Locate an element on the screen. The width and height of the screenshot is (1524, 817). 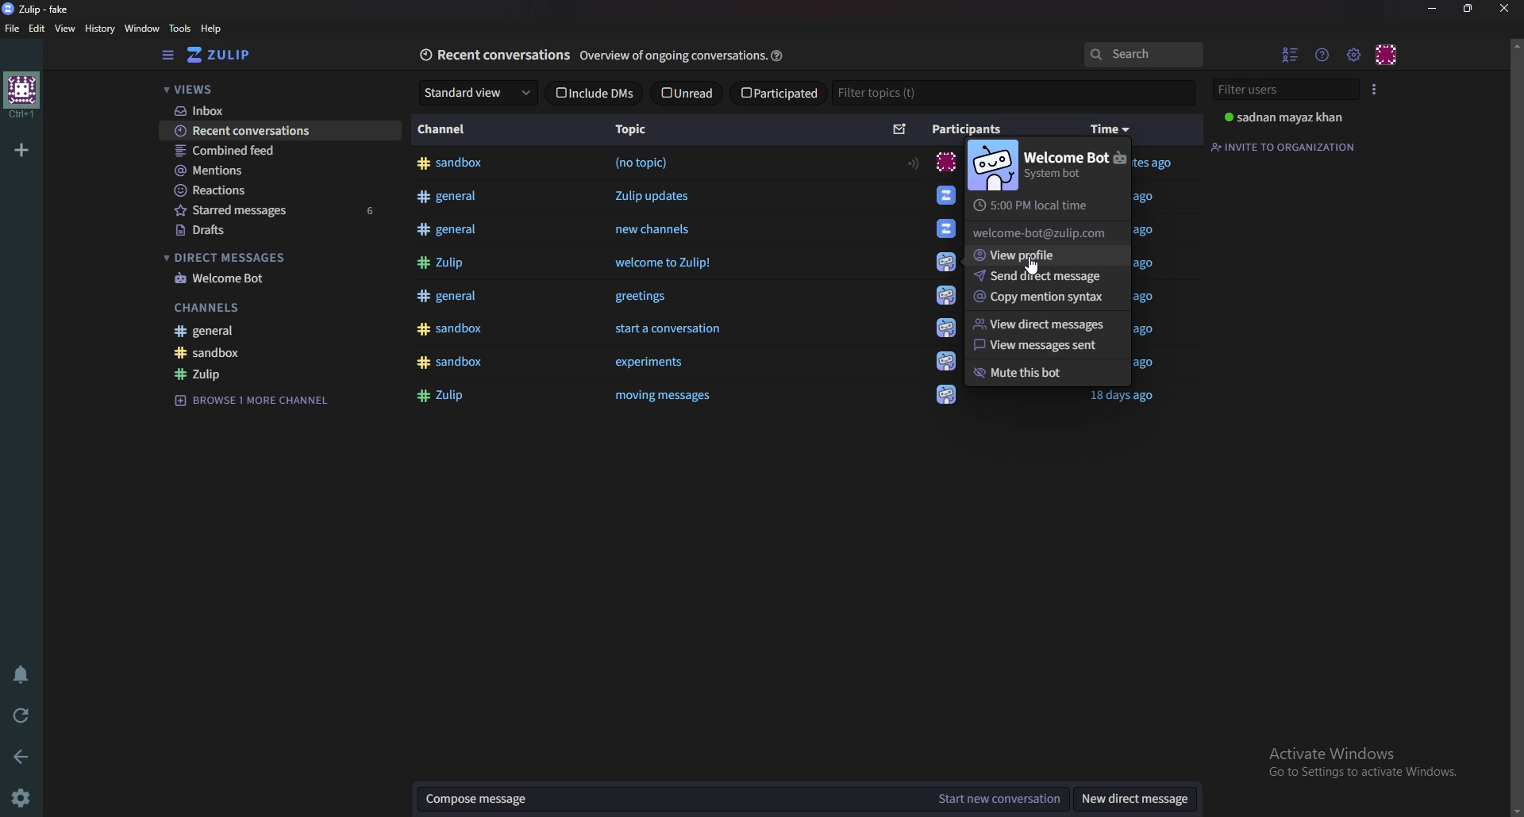
Sadnan mayaz khan is located at coordinates (1288, 118).